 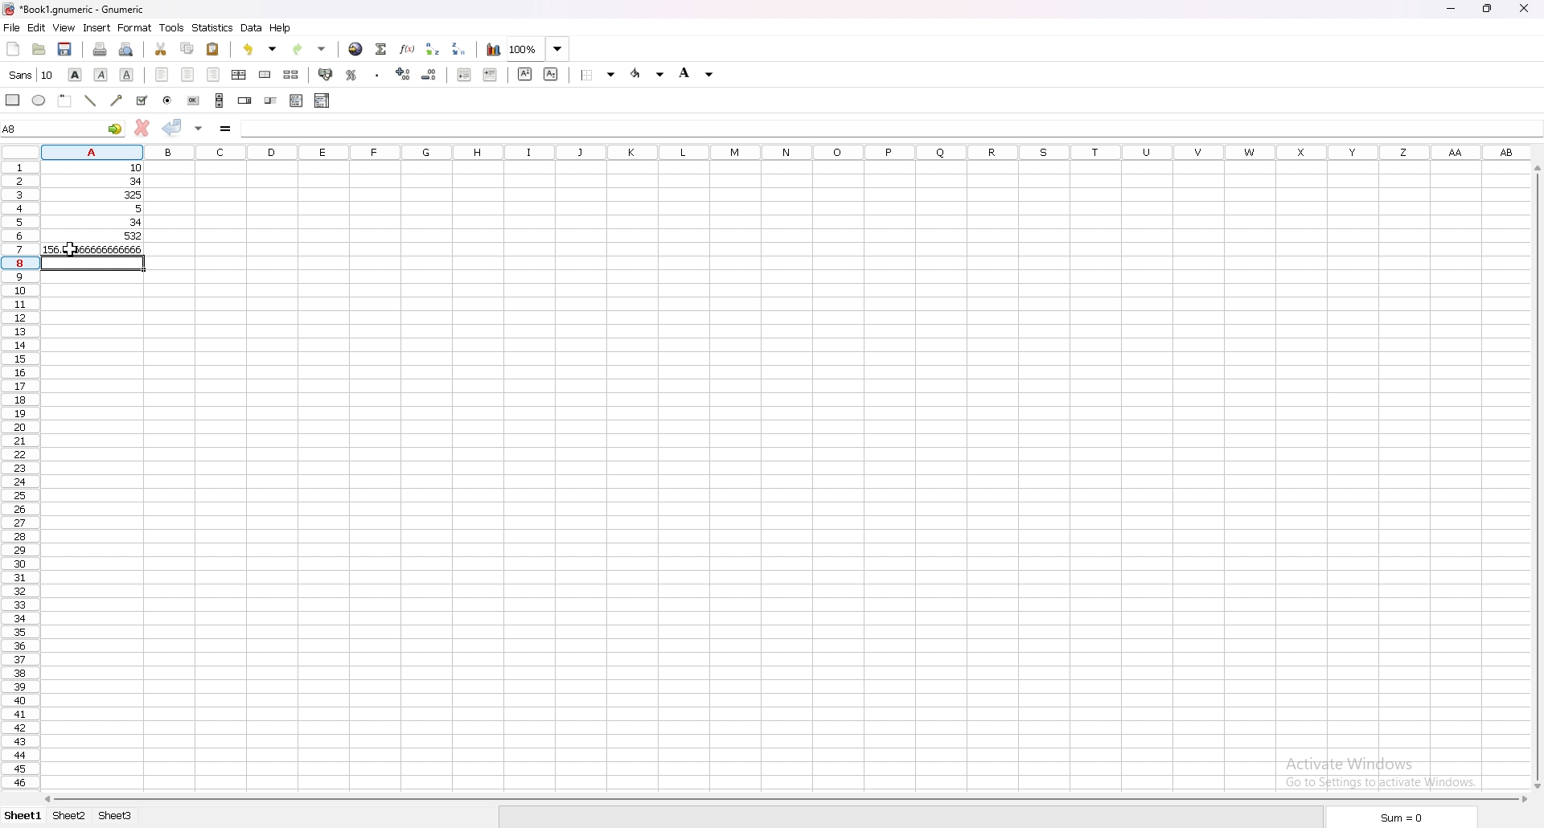 What do you see at coordinates (1486, 8) in the screenshot?
I see `resize` at bounding box center [1486, 8].